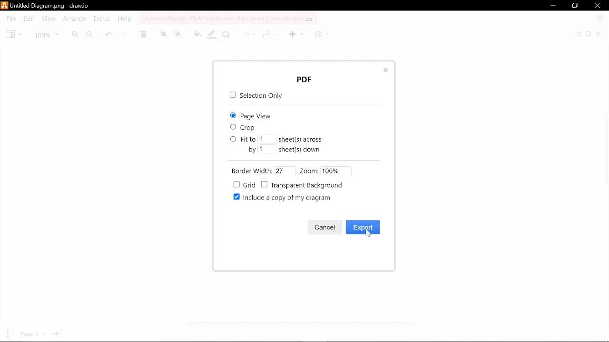 Image resolution: width=609 pixels, height=342 pixels. Describe the element at coordinates (251, 115) in the screenshot. I see `Page view` at that location.